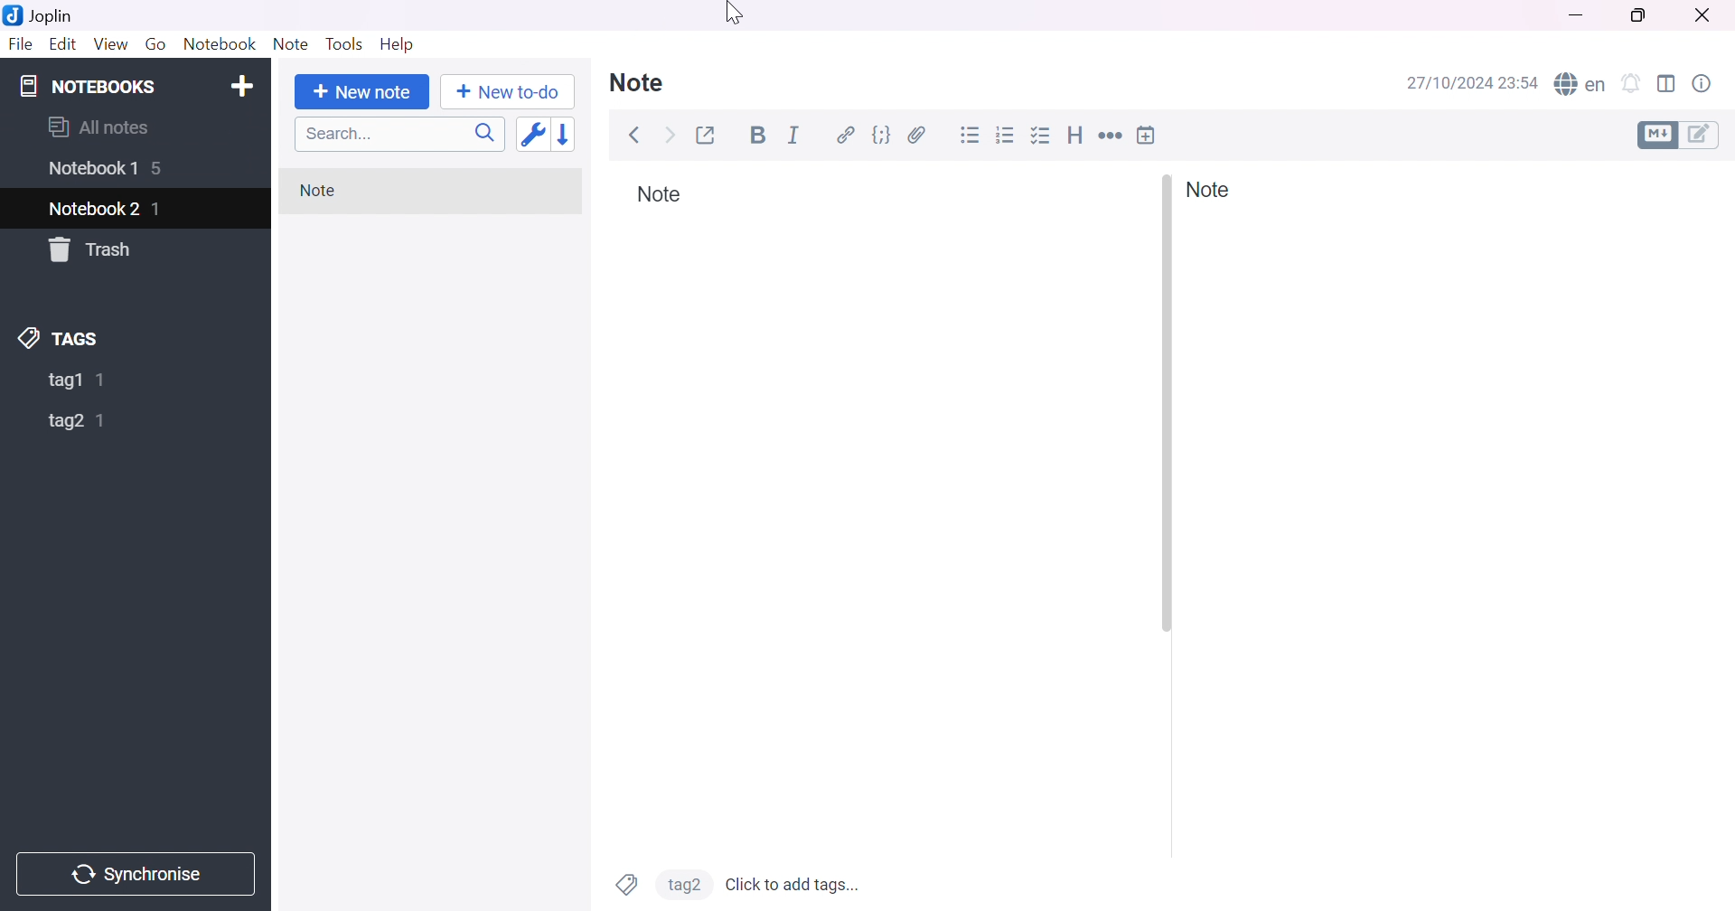 Image resolution: width=1735 pixels, height=911 pixels. What do you see at coordinates (1580, 81) in the screenshot?
I see `Spell checker` at bounding box center [1580, 81].